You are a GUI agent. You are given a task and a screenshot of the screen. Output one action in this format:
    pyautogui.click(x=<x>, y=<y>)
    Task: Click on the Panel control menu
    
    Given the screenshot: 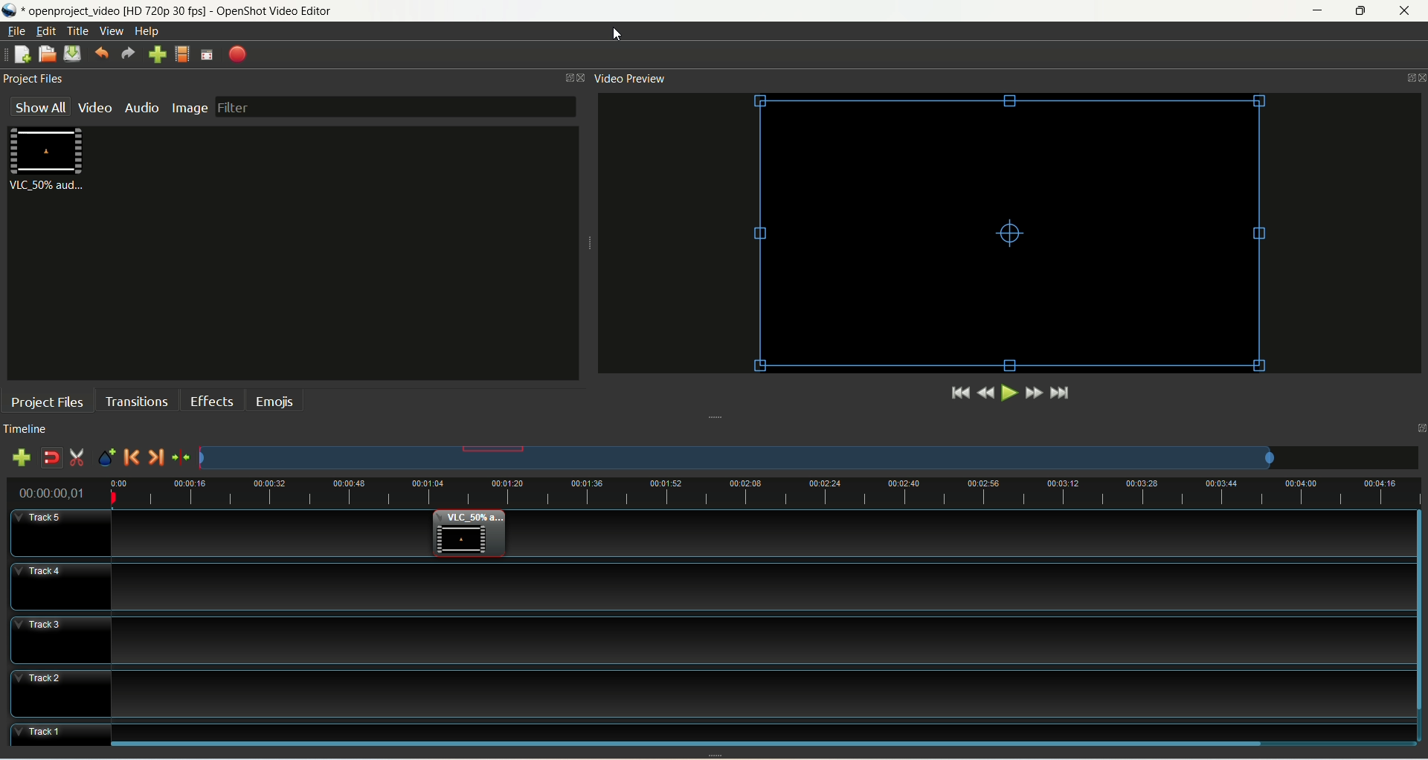 What is the action you would take?
    pyautogui.click(x=576, y=78)
    